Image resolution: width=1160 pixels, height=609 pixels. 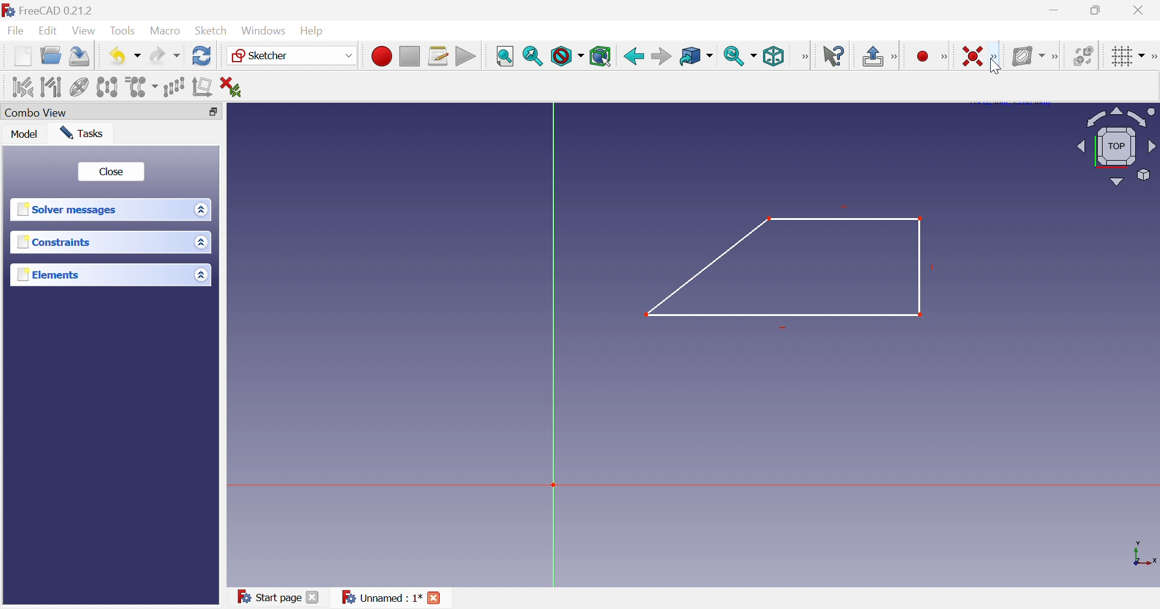 What do you see at coordinates (230, 86) in the screenshot?
I see `Delete all constraints` at bounding box center [230, 86].